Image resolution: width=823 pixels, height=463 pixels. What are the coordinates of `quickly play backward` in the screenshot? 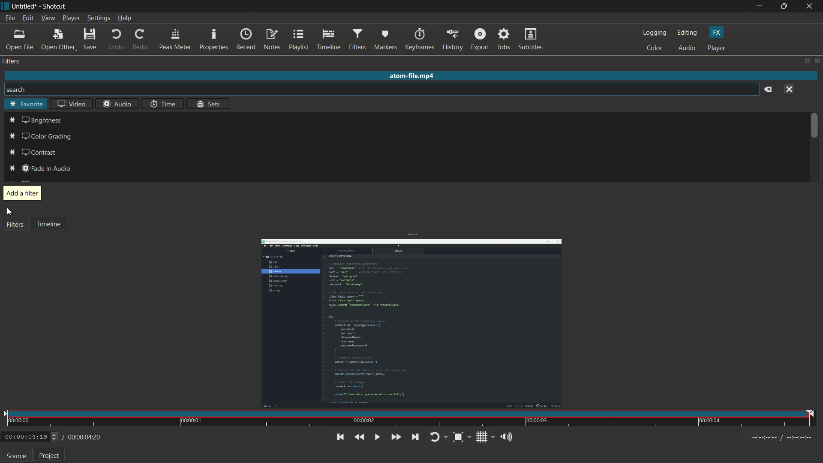 It's located at (359, 437).